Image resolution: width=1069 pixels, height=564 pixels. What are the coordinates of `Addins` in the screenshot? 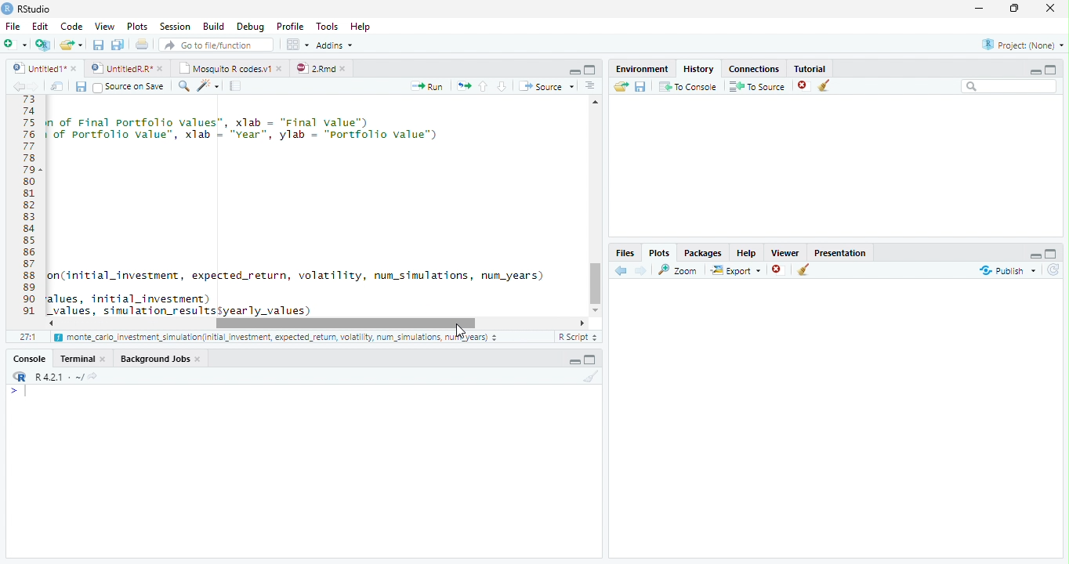 It's located at (335, 45).